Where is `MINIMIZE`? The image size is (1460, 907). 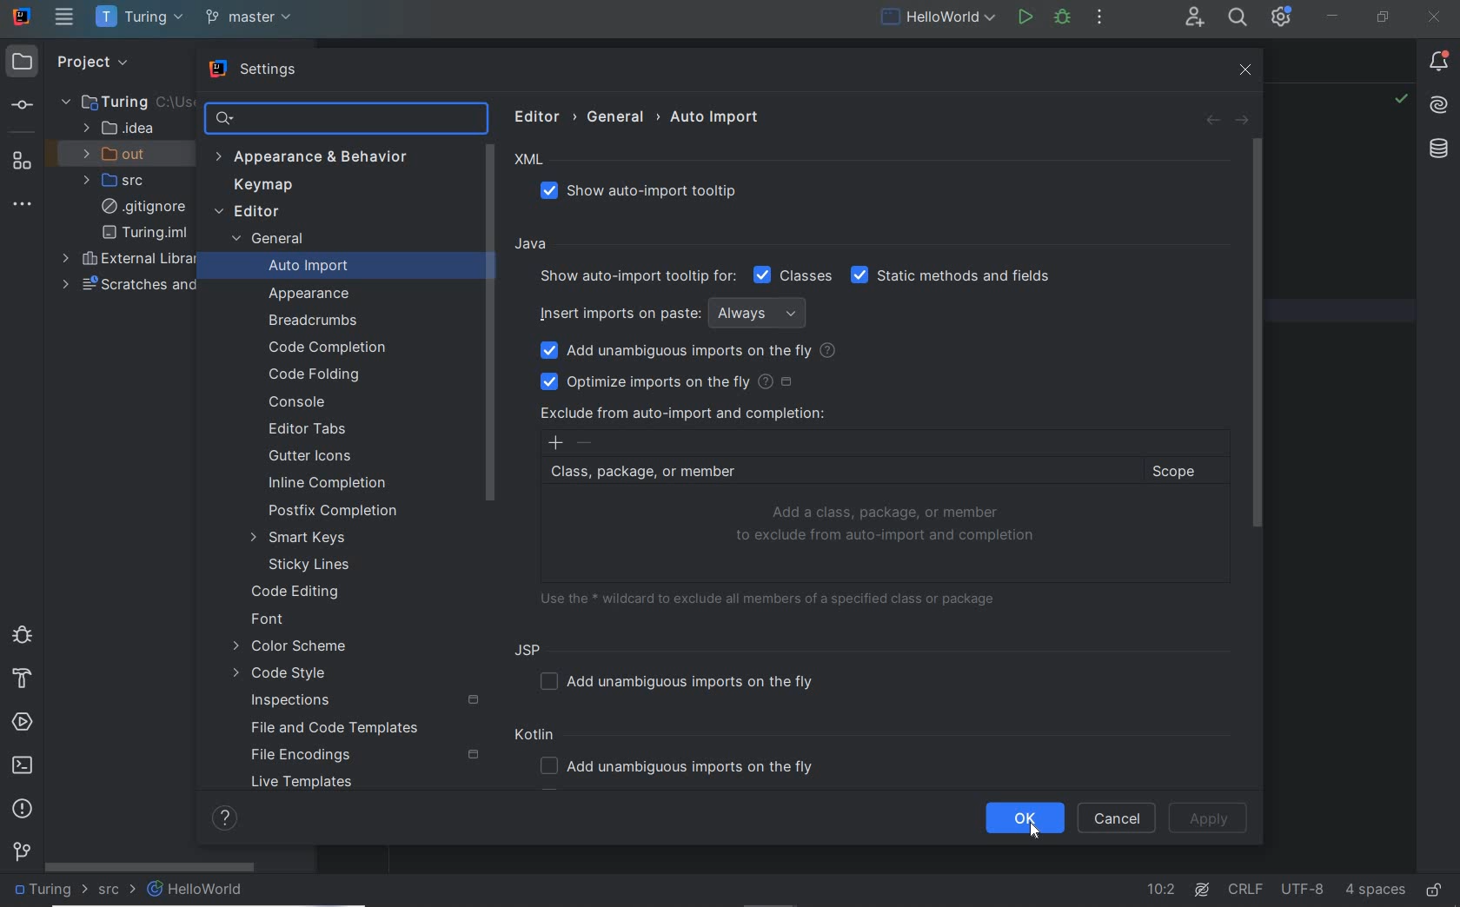 MINIMIZE is located at coordinates (1333, 16).